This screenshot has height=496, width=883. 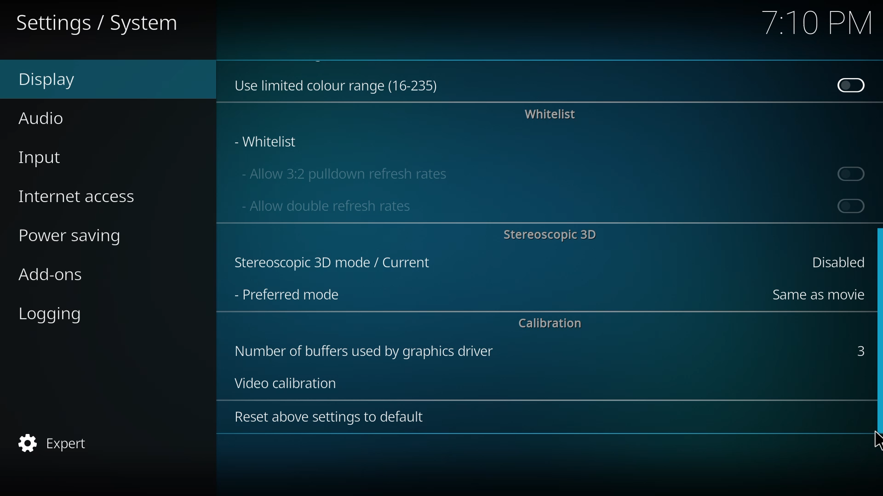 I want to click on enable, so click(x=849, y=205).